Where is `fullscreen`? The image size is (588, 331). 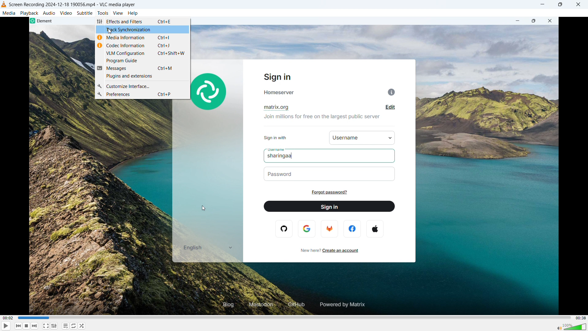
fullscreen is located at coordinates (46, 326).